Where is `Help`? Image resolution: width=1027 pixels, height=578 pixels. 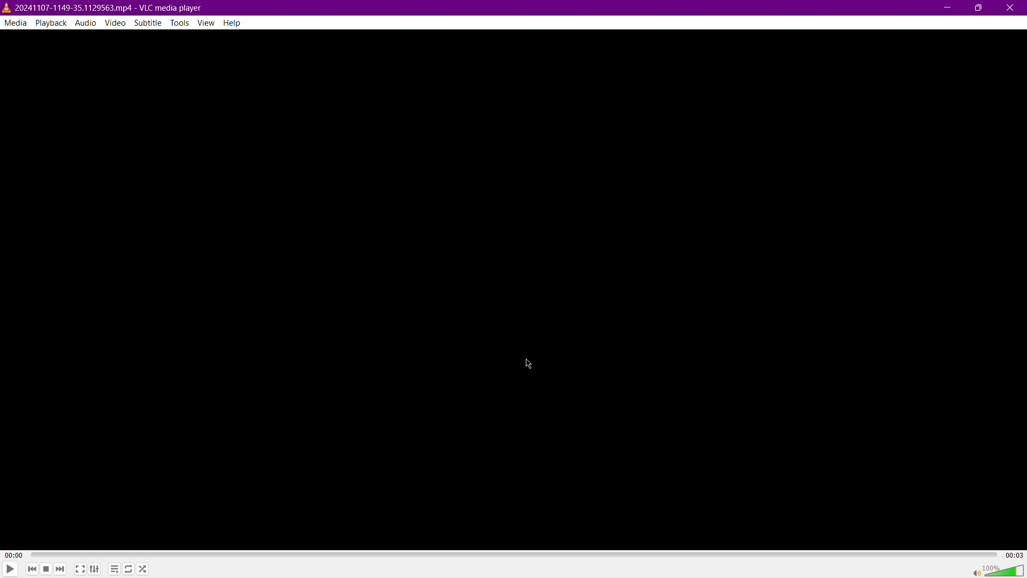
Help is located at coordinates (236, 23).